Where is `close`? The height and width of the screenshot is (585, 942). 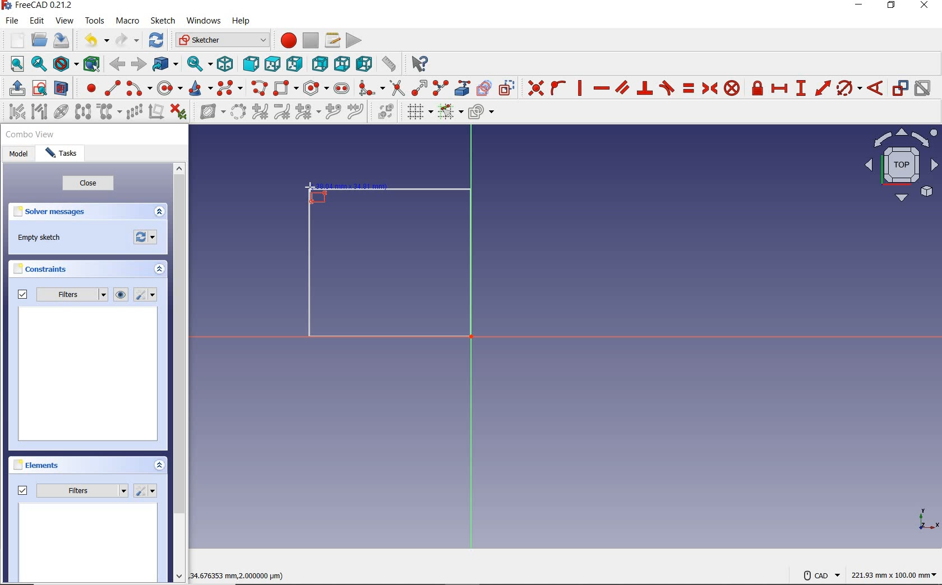
close is located at coordinates (88, 185).